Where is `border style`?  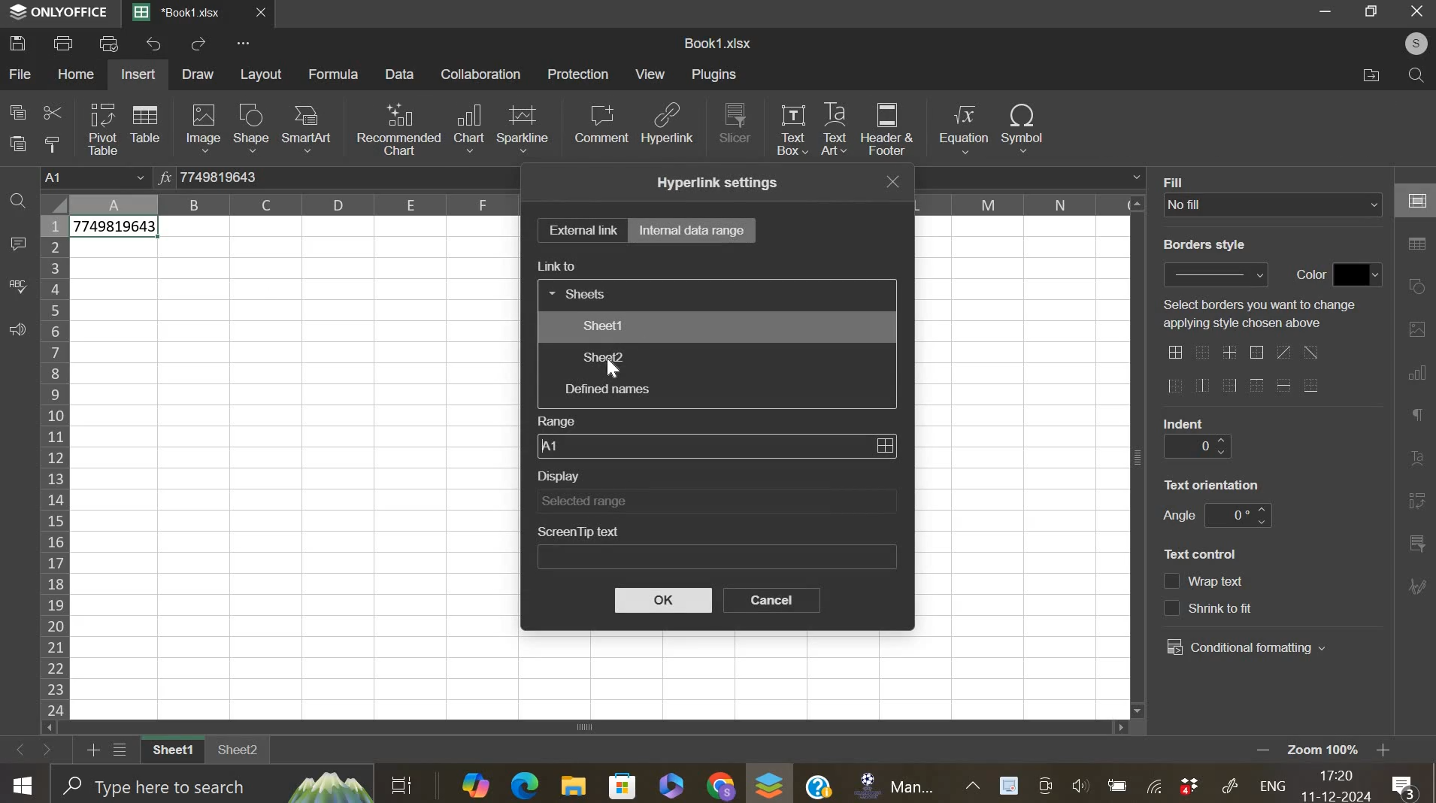 border style is located at coordinates (1215, 274).